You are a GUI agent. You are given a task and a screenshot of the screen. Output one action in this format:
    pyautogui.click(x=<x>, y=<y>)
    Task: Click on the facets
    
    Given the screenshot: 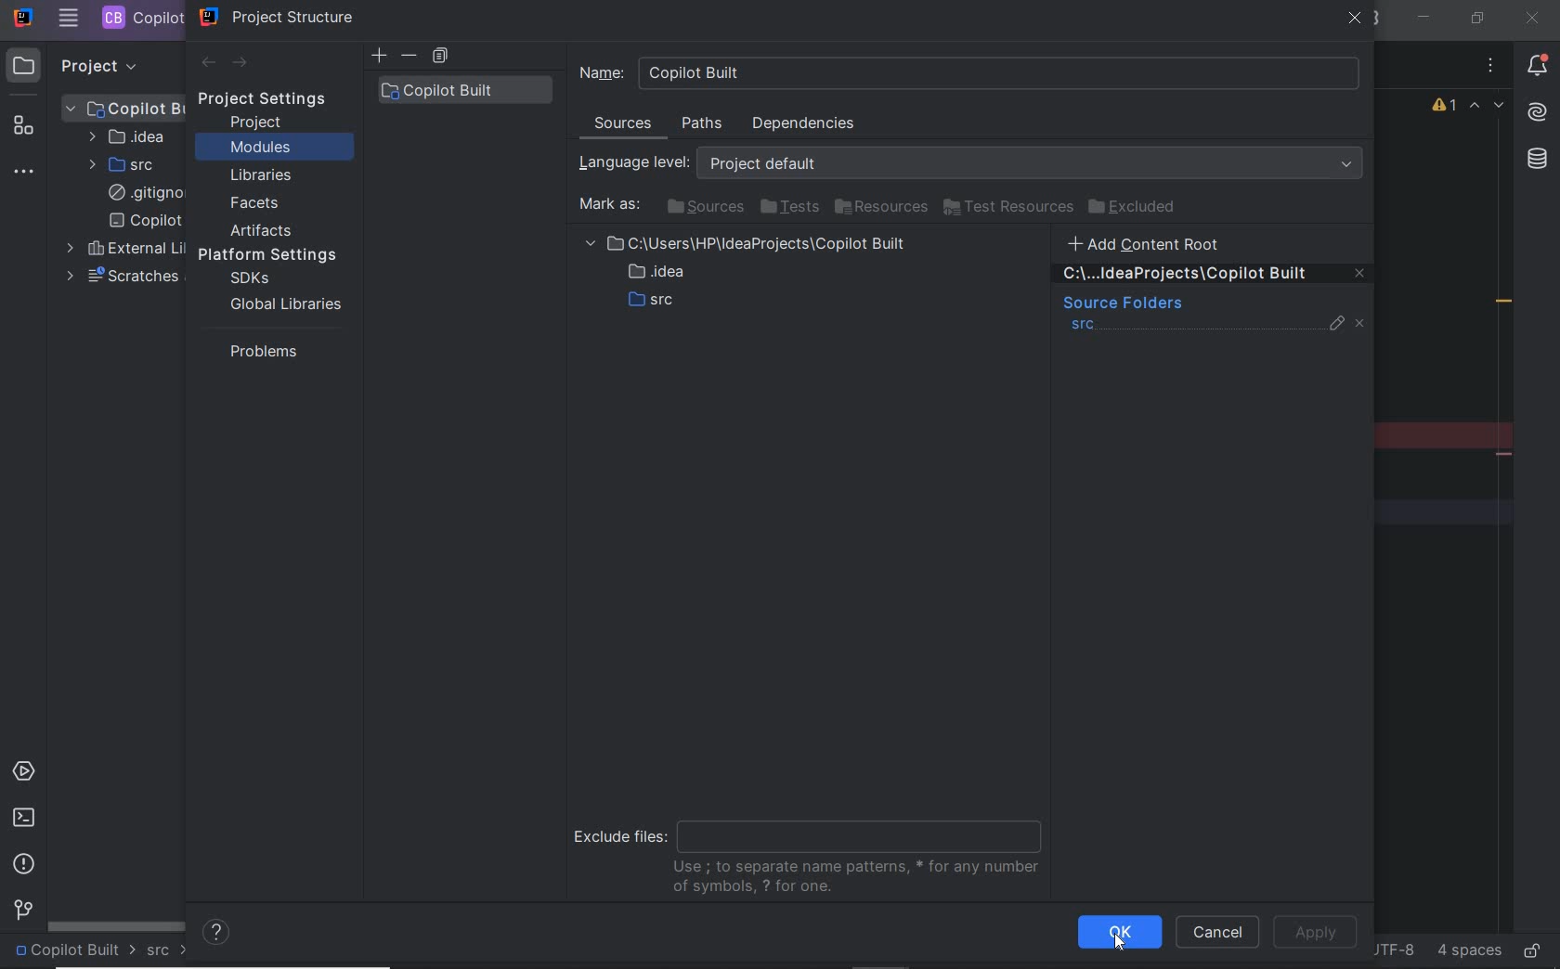 What is the action you would take?
    pyautogui.click(x=255, y=204)
    